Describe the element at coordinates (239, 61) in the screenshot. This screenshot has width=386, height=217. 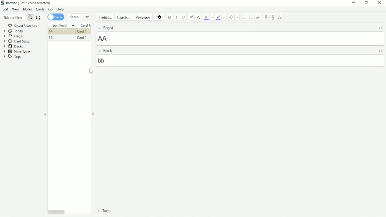
I see `bb` at that location.